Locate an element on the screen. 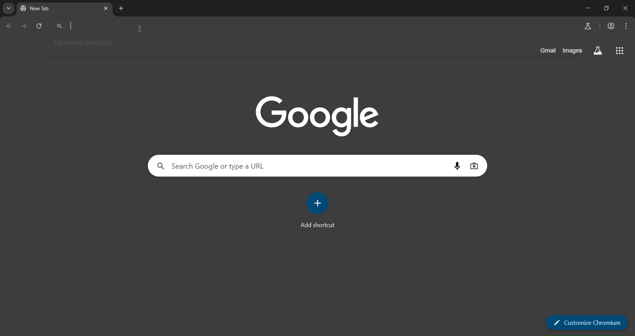 Image resolution: width=635 pixels, height=336 pixels. customize chromium is located at coordinates (586, 323).